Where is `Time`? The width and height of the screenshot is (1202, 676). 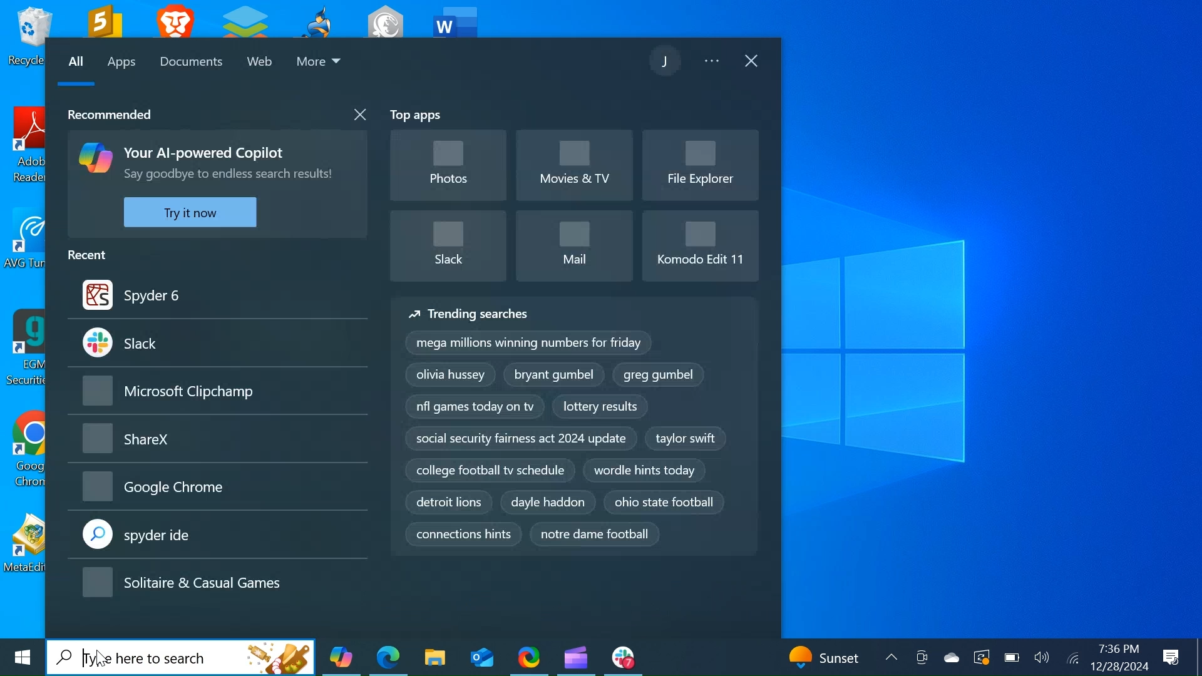 Time is located at coordinates (1117, 649).